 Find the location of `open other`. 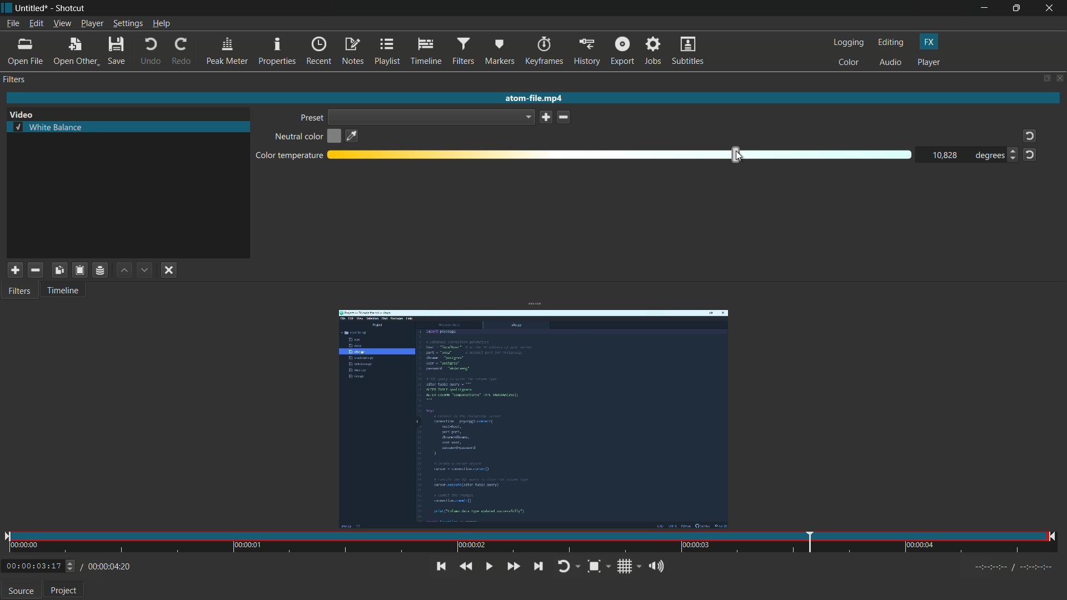

open other is located at coordinates (76, 50).